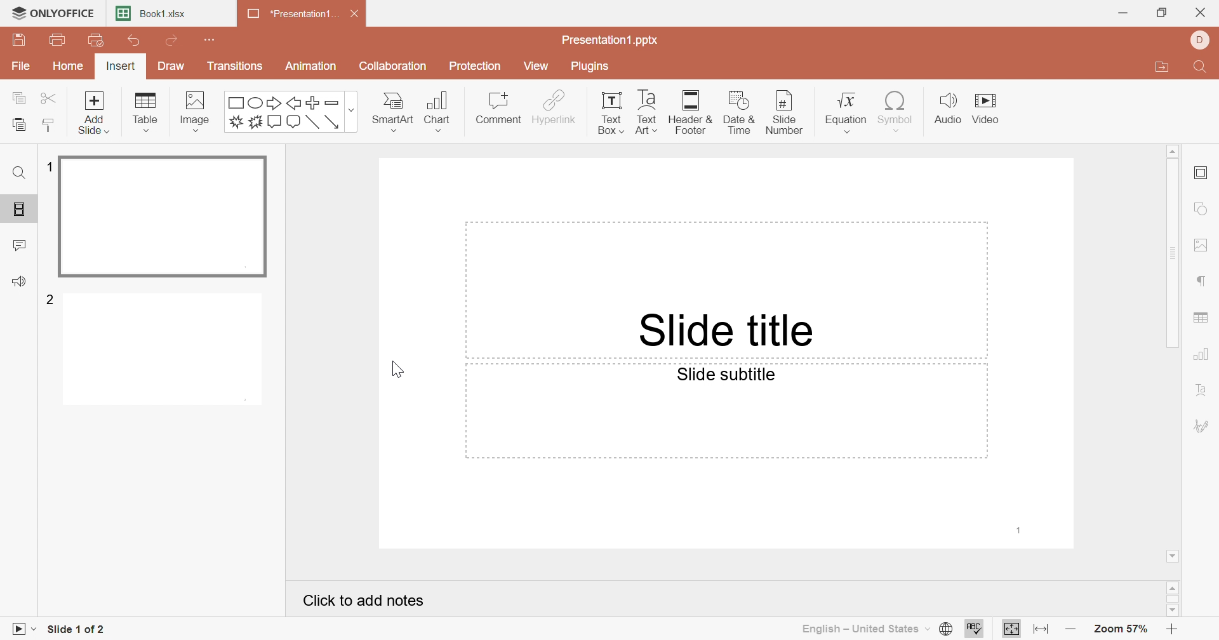  What do you see at coordinates (780, 112) in the screenshot?
I see `Slide number` at bounding box center [780, 112].